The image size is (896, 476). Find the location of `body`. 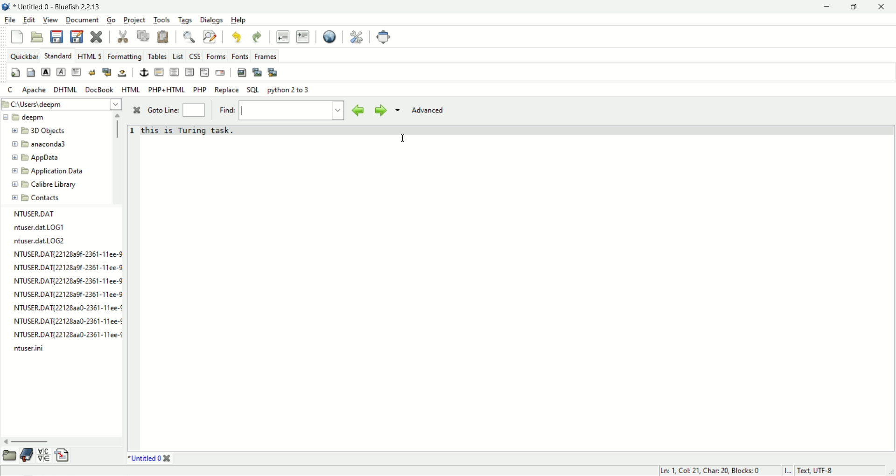

body is located at coordinates (31, 72).